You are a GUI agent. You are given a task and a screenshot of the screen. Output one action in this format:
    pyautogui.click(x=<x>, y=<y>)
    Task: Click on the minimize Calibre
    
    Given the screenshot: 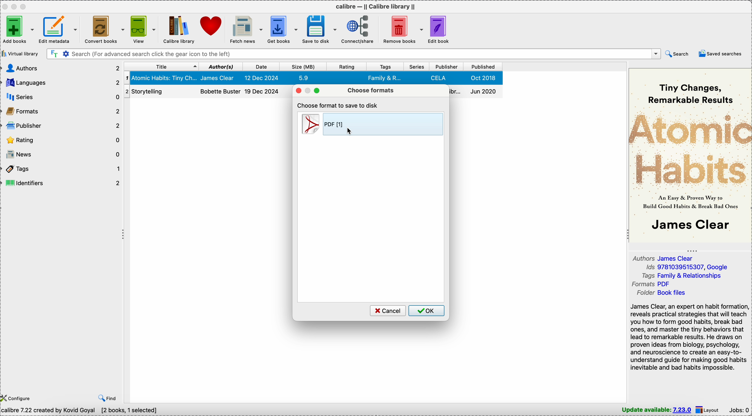 What is the action you would take?
    pyautogui.click(x=15, y=6)
    